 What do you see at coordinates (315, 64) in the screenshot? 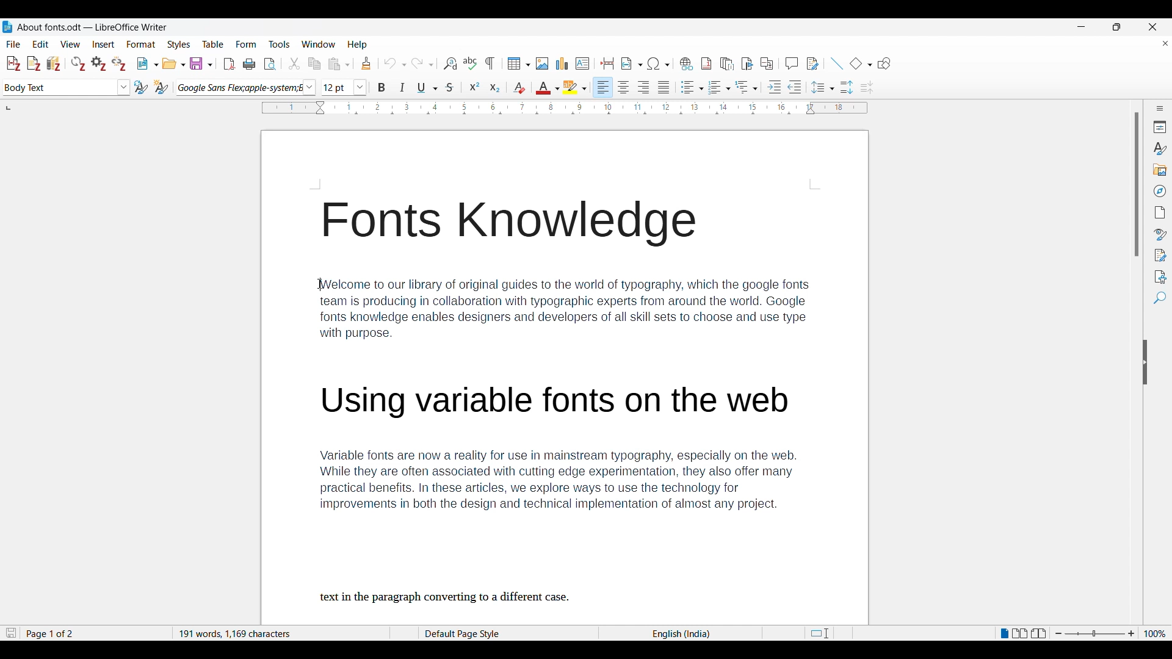
I see `Copy` at bounding box center [315, 64].